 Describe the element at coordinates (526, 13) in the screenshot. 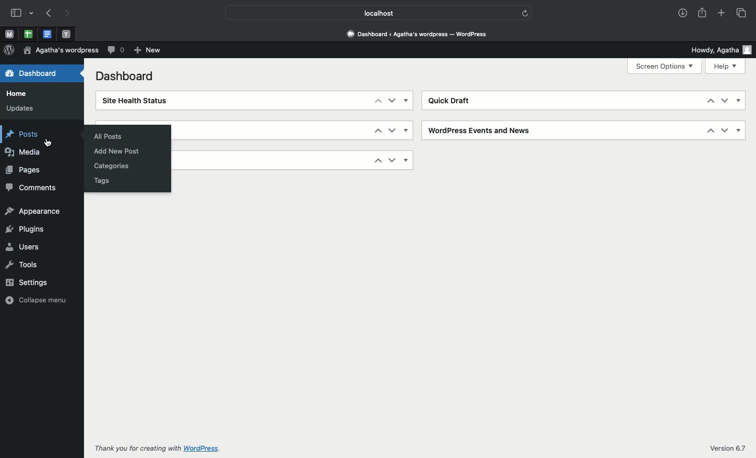

I see `refresh` at that location.